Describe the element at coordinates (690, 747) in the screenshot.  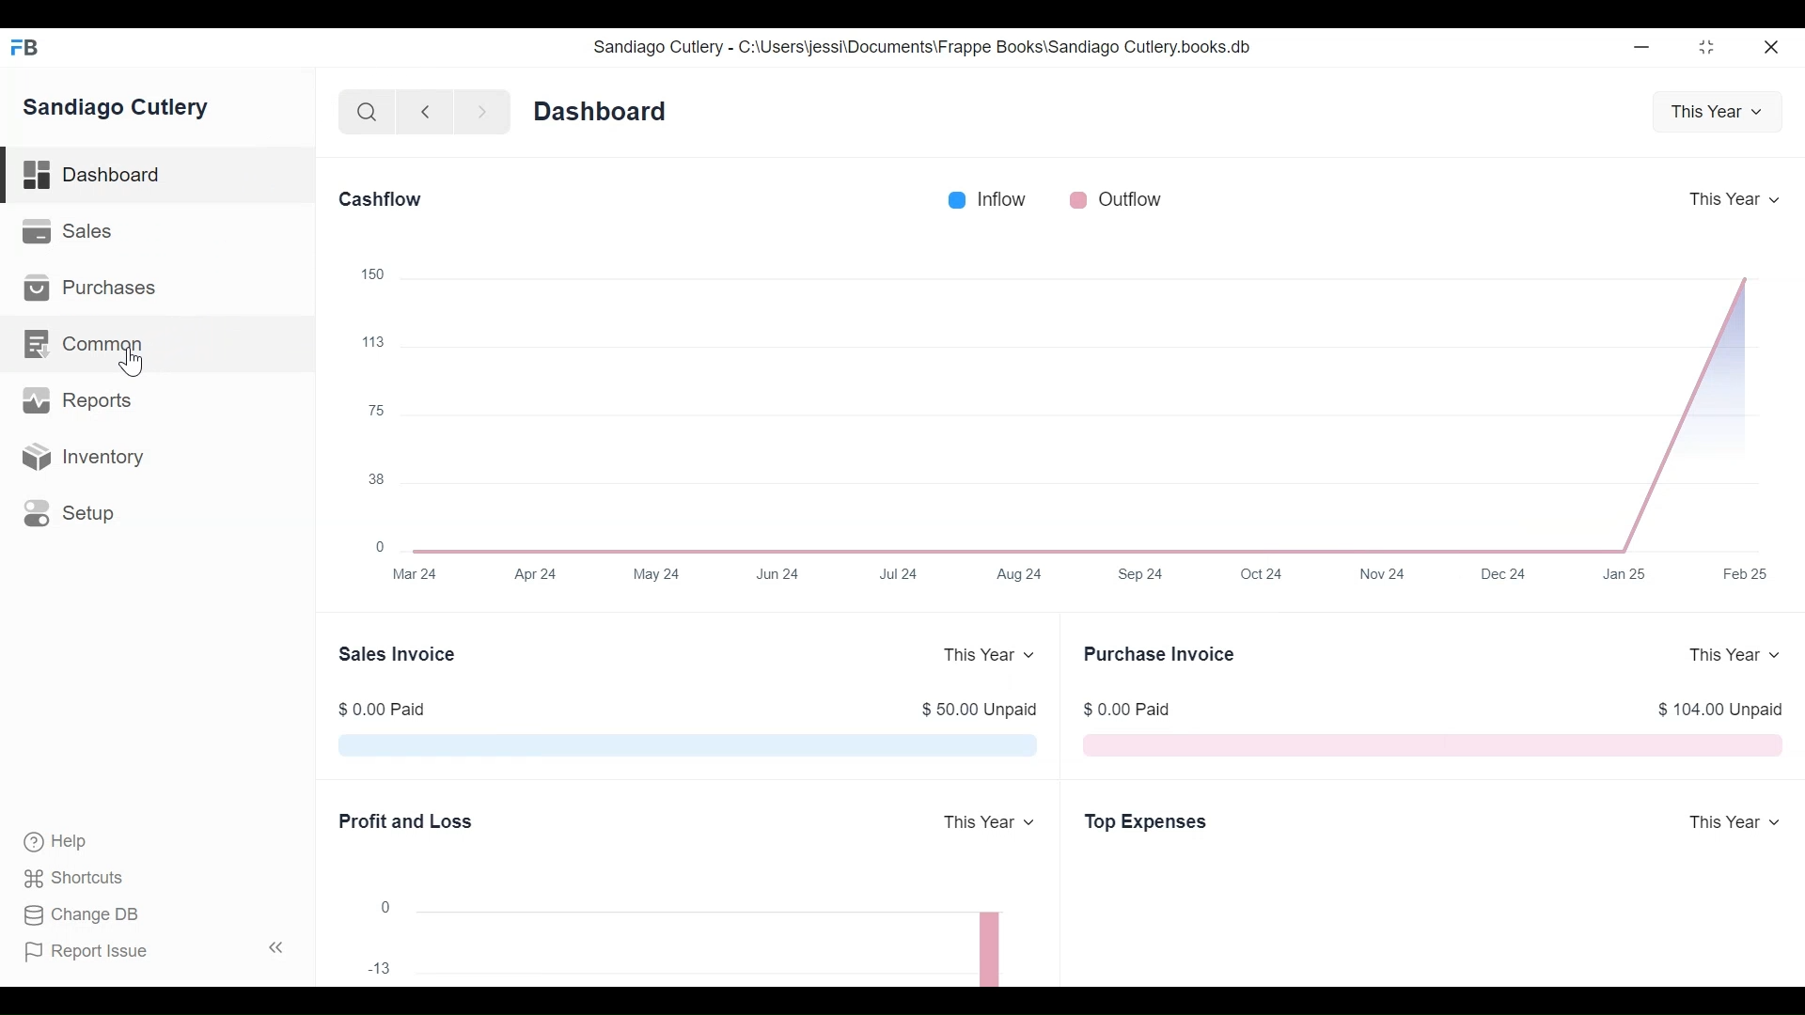
I see `The Sales Invoice chart shows the total outstanding amount which is pending from Sandiago Cutlery customers for their sales` at that location.